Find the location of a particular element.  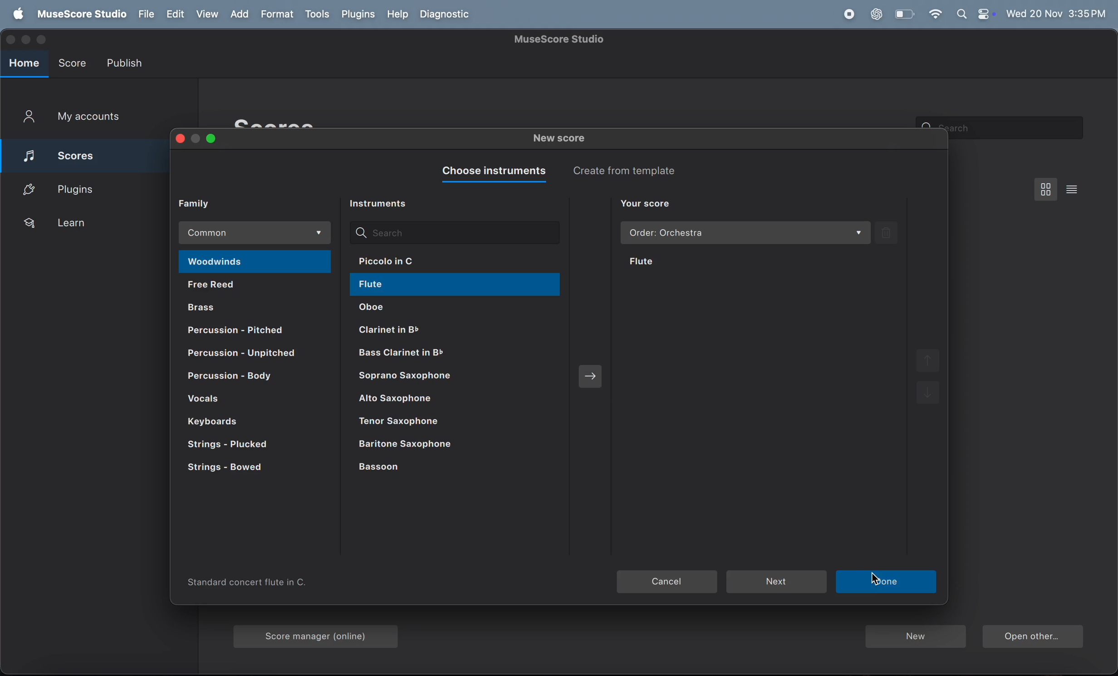

apple menu is located at coordinates (15, 15).